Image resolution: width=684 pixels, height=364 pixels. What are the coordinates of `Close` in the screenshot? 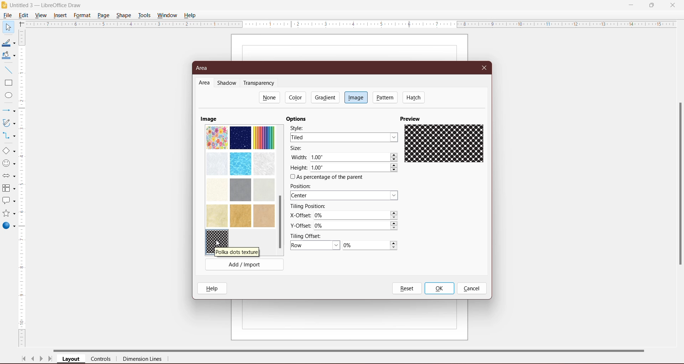 It's located at (484, 67).